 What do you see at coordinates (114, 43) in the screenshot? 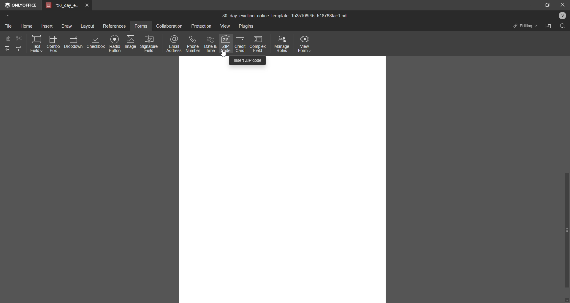
I see `radio button` at bounding box center [114, 43].